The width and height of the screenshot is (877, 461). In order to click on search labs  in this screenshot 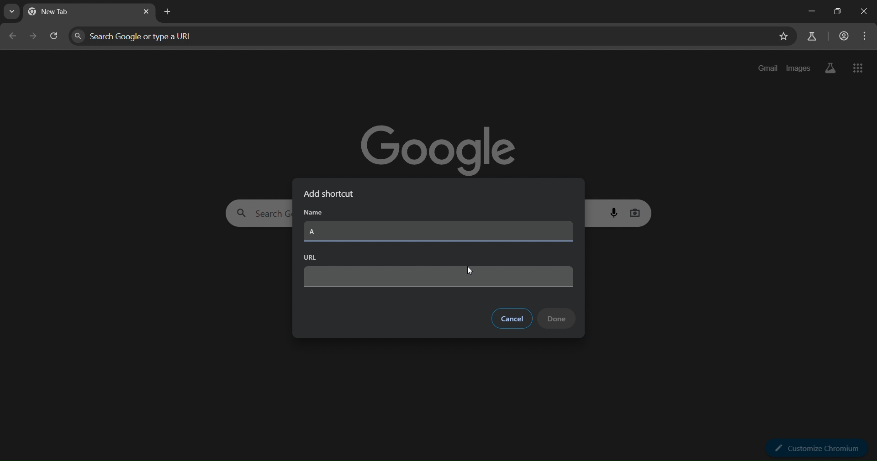, I will do `click(828, 68)`.